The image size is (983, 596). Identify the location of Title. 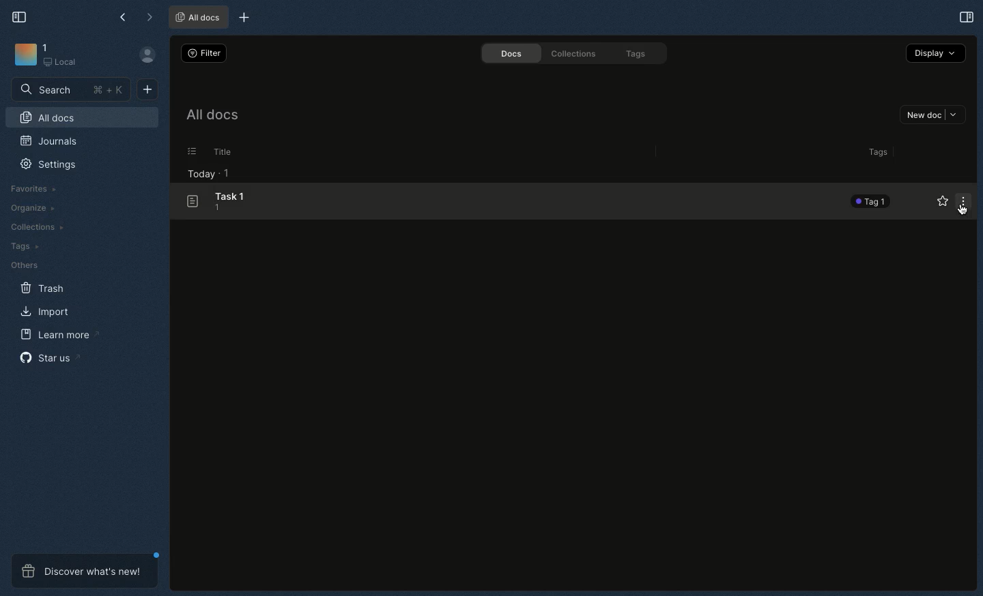
(223, 151).